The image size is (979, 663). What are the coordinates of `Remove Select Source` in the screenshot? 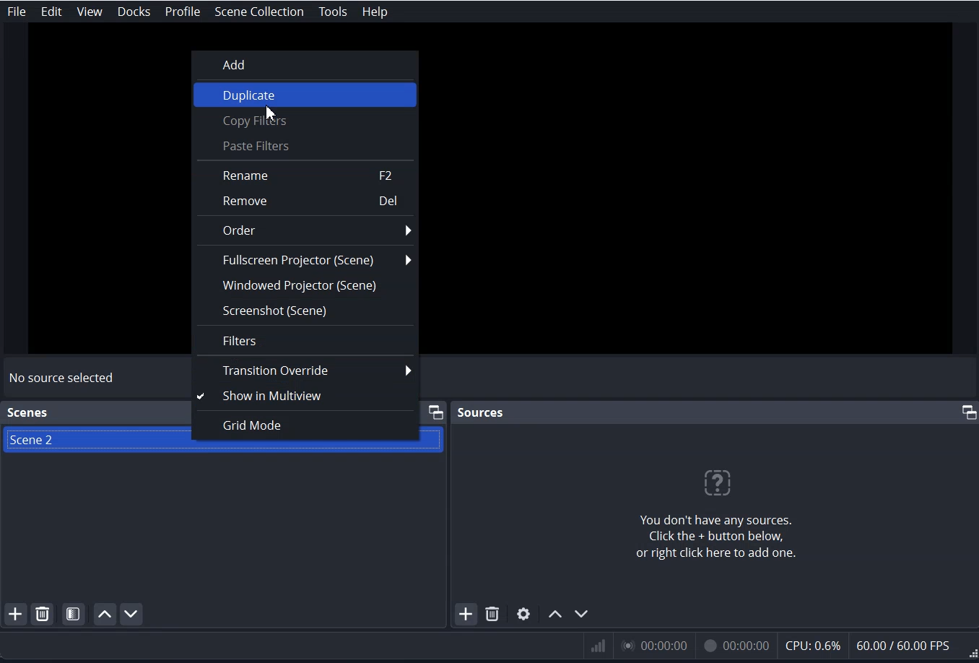 It's located at (493, 614).